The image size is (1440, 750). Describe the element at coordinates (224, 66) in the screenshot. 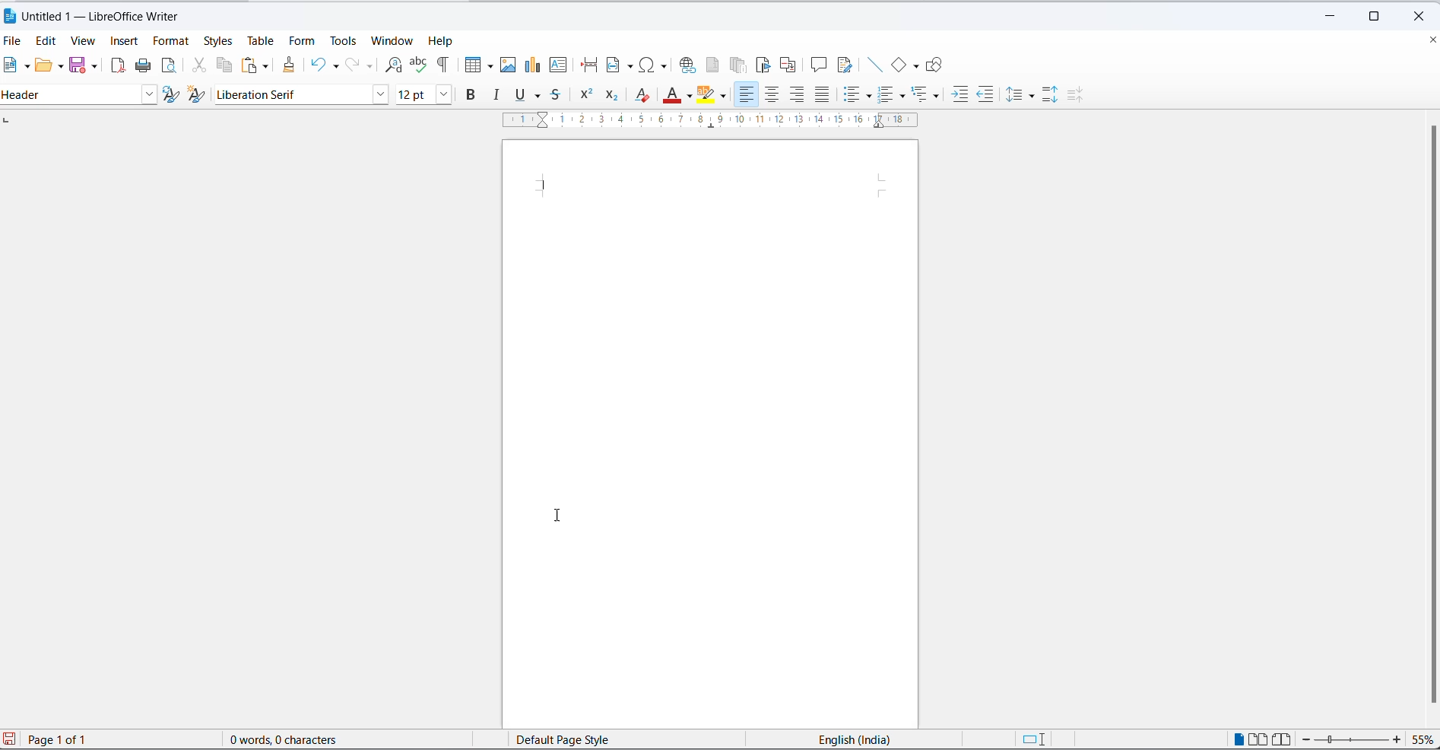

I see `copy` at that location.